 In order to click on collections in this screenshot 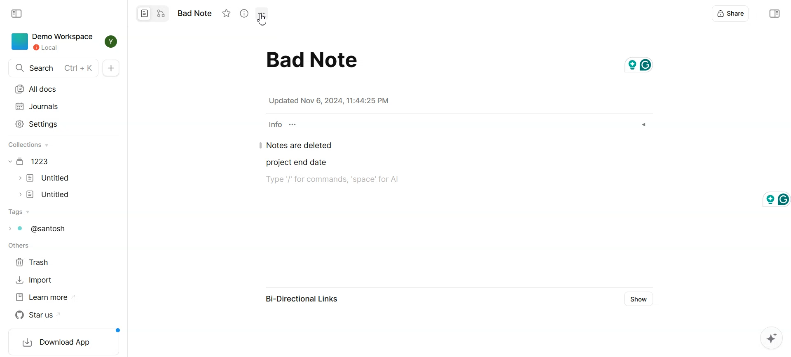, I will do `click(29, 145)`.